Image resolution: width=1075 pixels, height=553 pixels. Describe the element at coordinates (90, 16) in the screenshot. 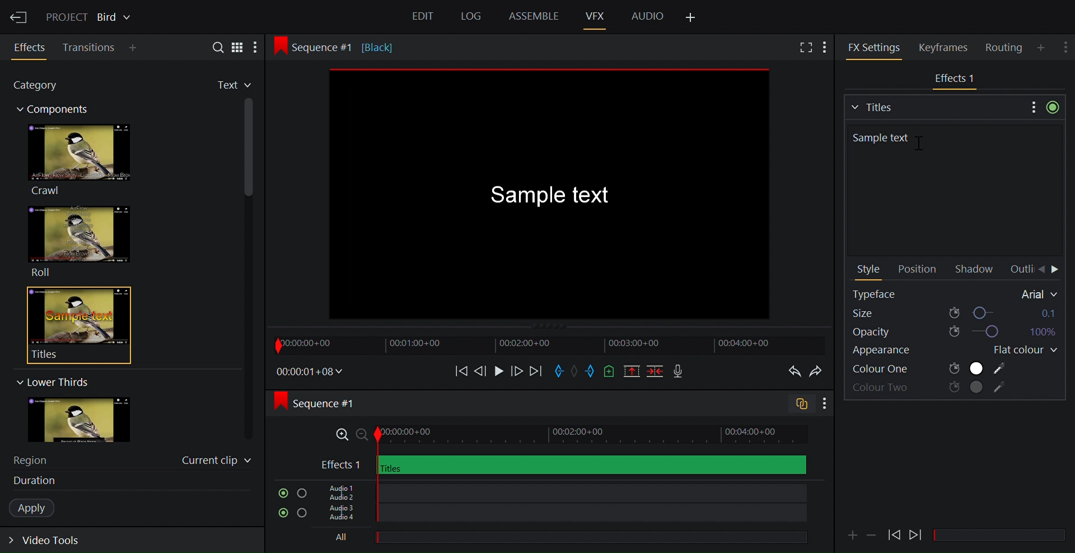

I see `Show/Change current project details` at that location.